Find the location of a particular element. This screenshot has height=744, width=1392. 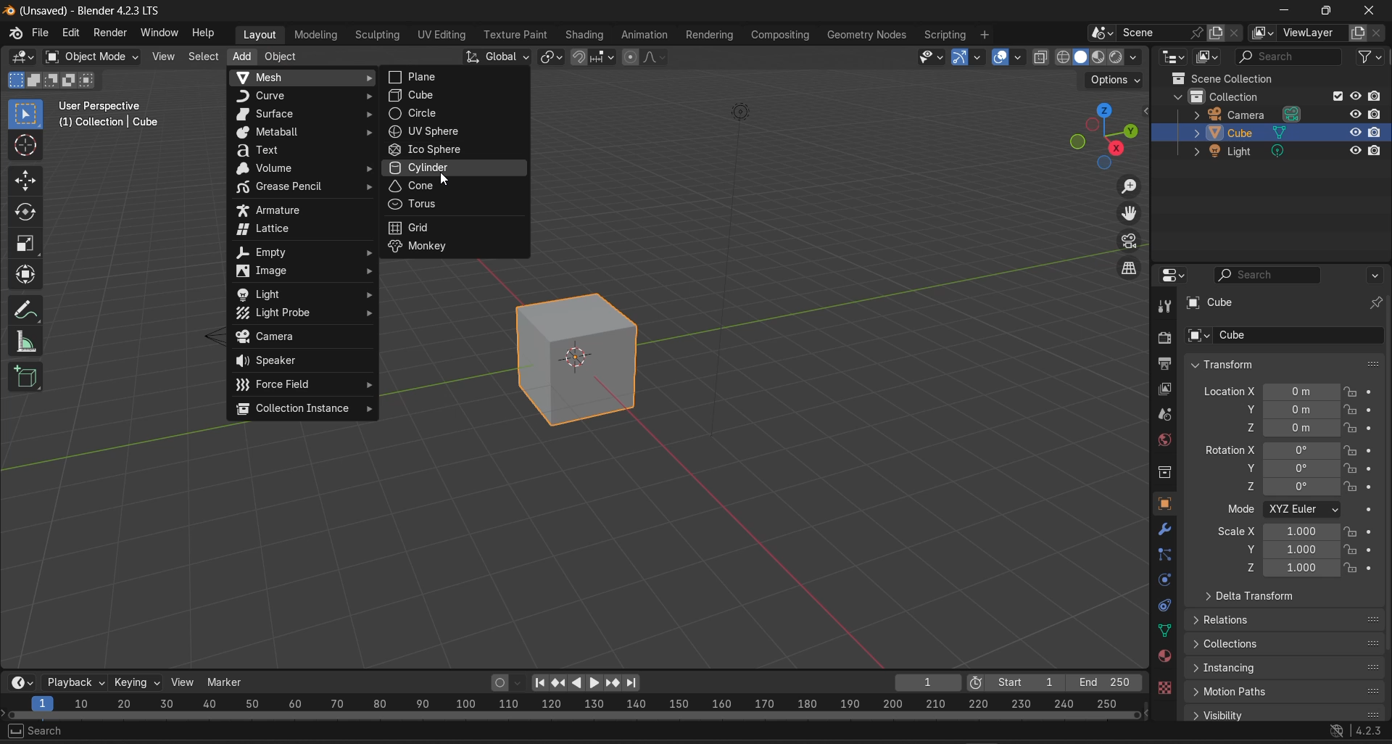

cube is located at coordinates (584, 360).